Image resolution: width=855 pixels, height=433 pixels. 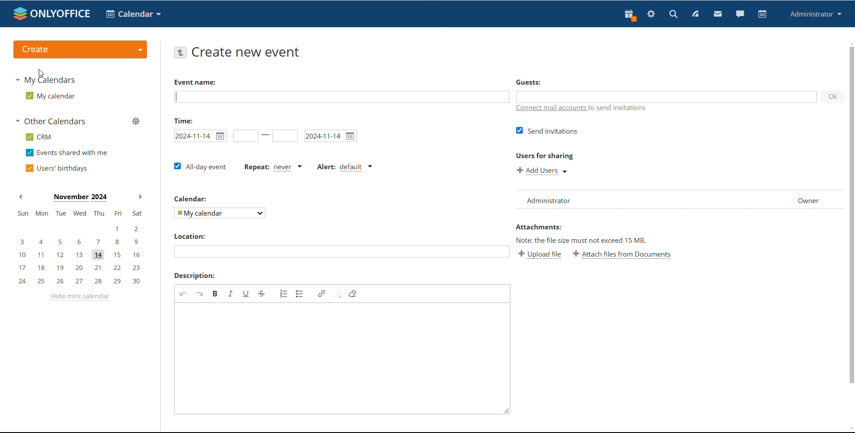 What do you see at coordinates (82, 282) in the screenshot?
I see `24, 25, 26, 27, 28, 29, 30 ` at bounding box center [82, 282].